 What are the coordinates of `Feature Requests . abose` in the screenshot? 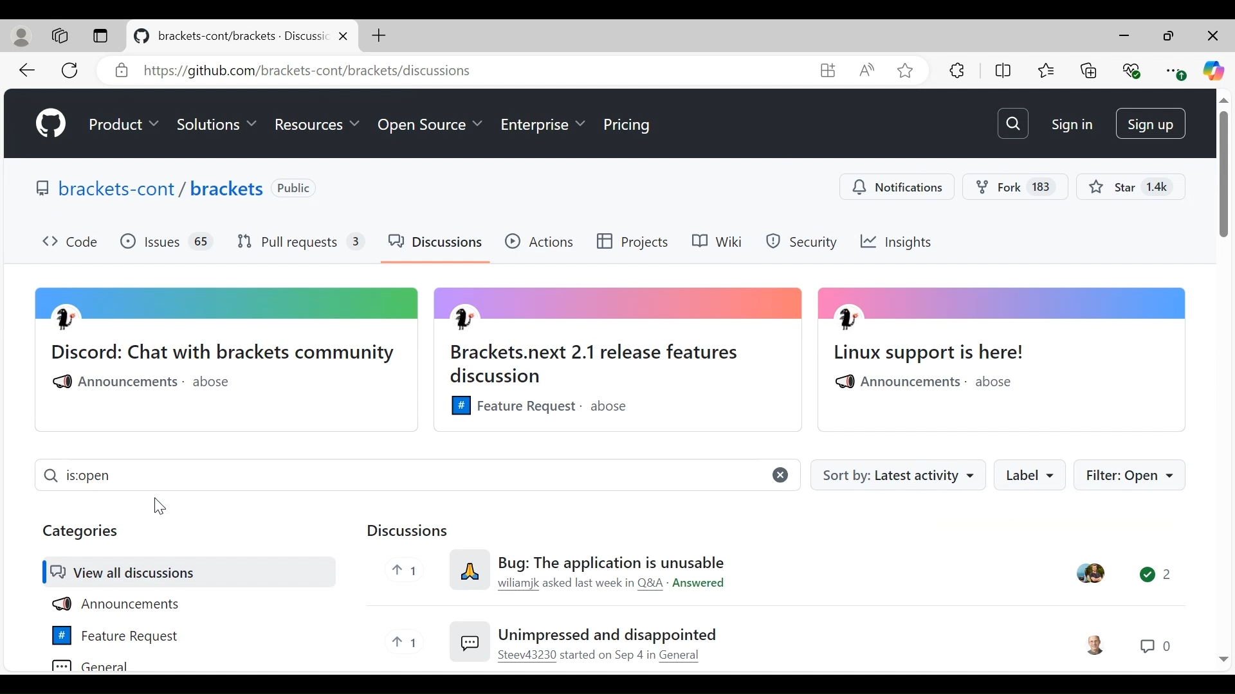 It's located at (532, 405).